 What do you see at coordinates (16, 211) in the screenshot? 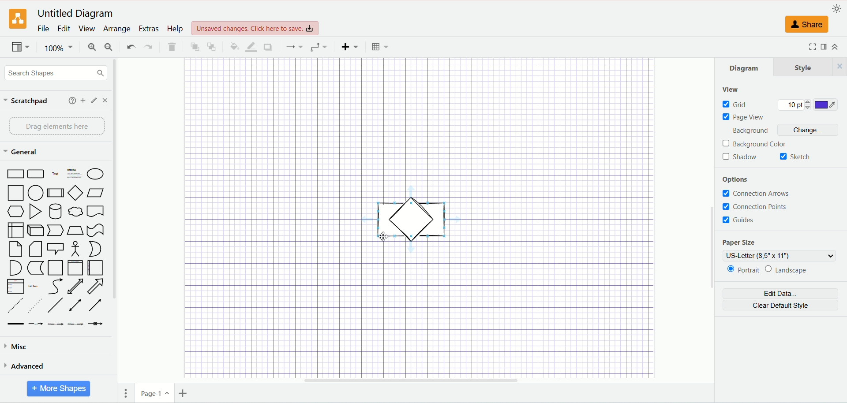
I see `Hexagon` at bounding box center [16, 211].